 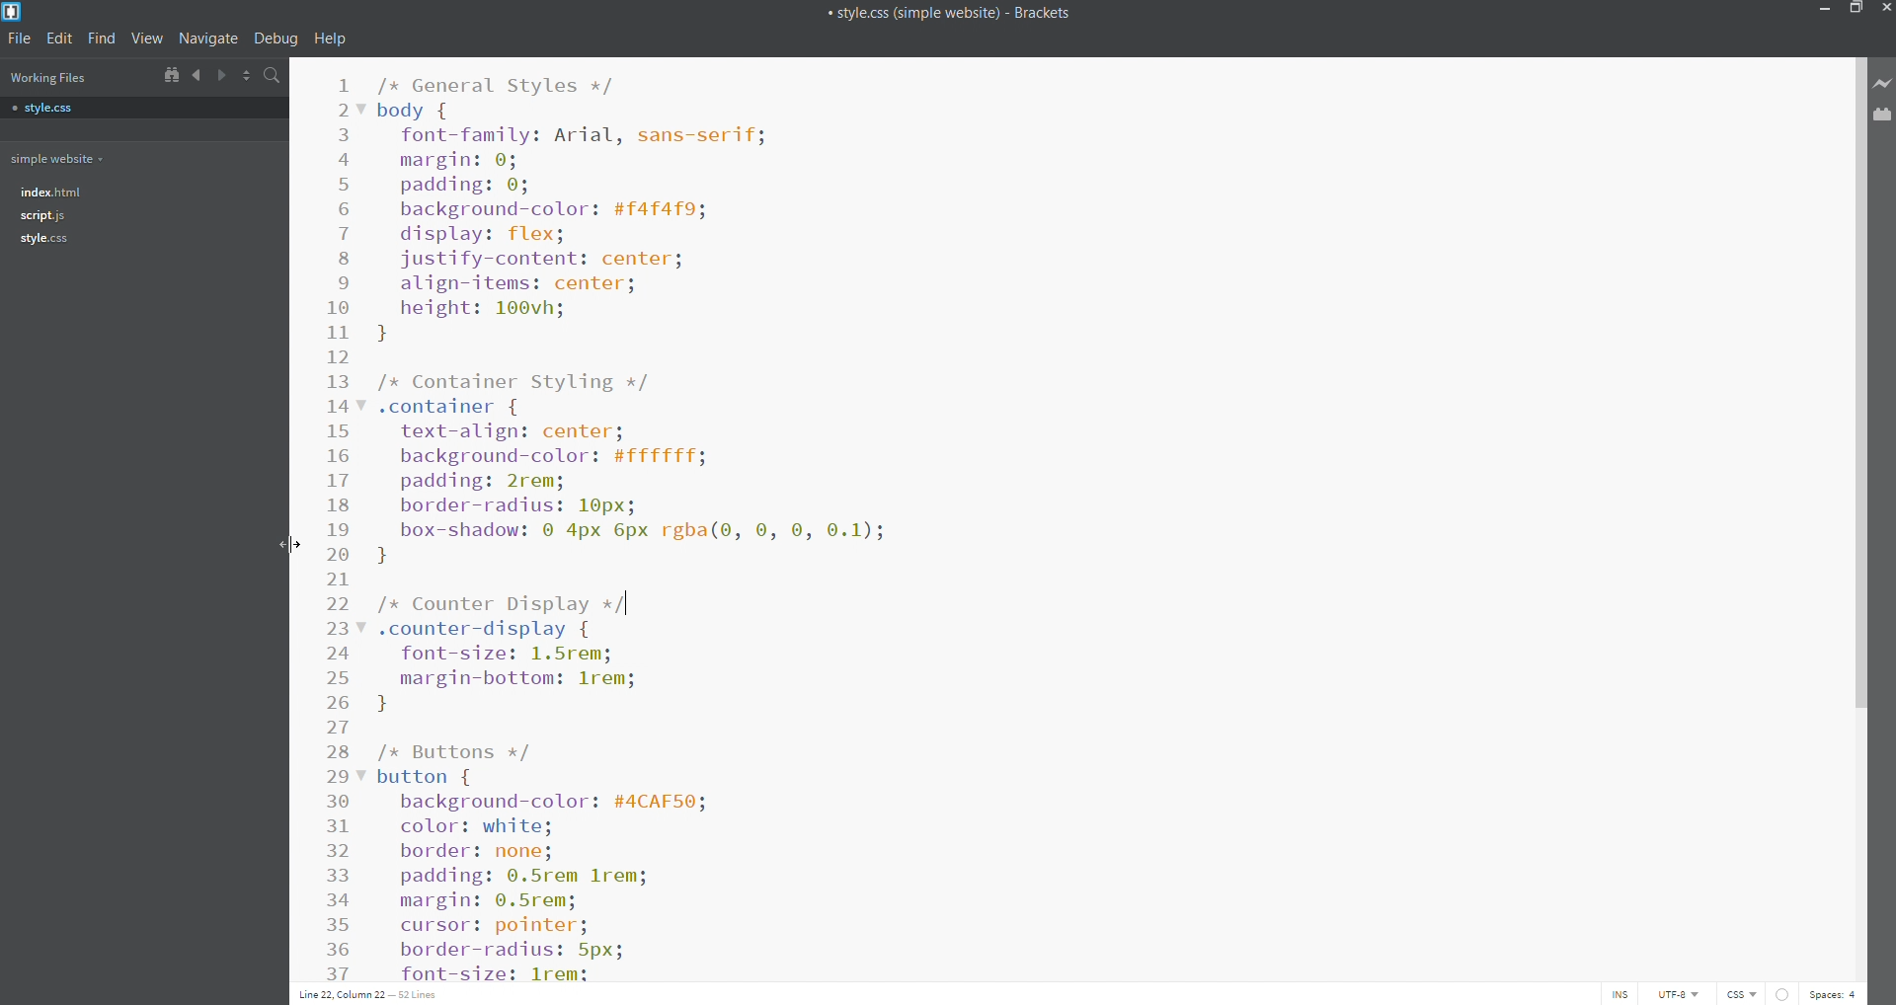 I want to click on space count, so click(x=1834, y=995).